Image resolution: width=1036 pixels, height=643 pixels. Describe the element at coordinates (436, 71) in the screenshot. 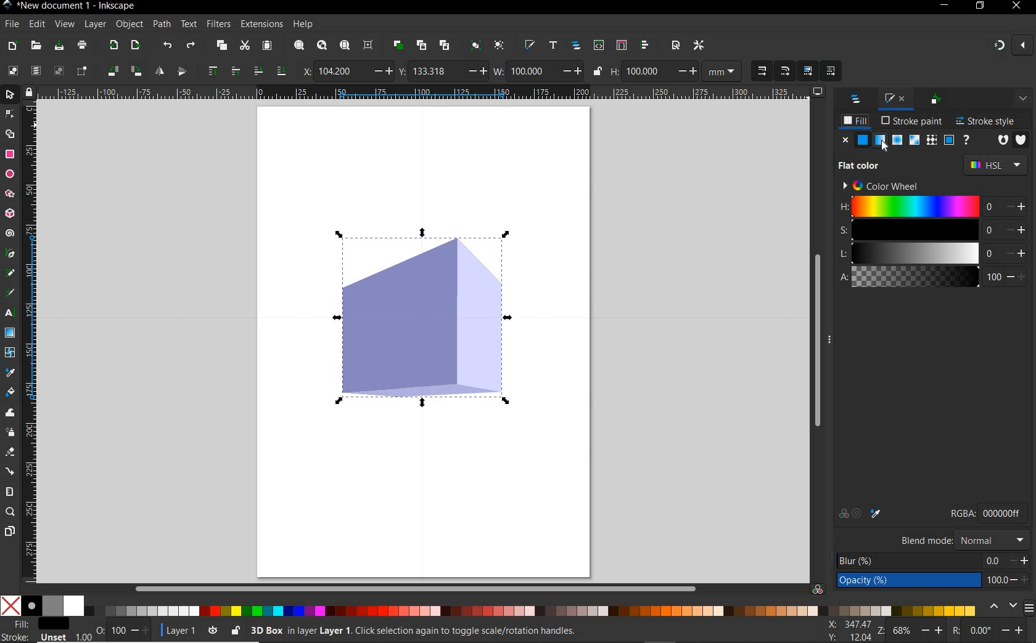

I see `133` at that location.